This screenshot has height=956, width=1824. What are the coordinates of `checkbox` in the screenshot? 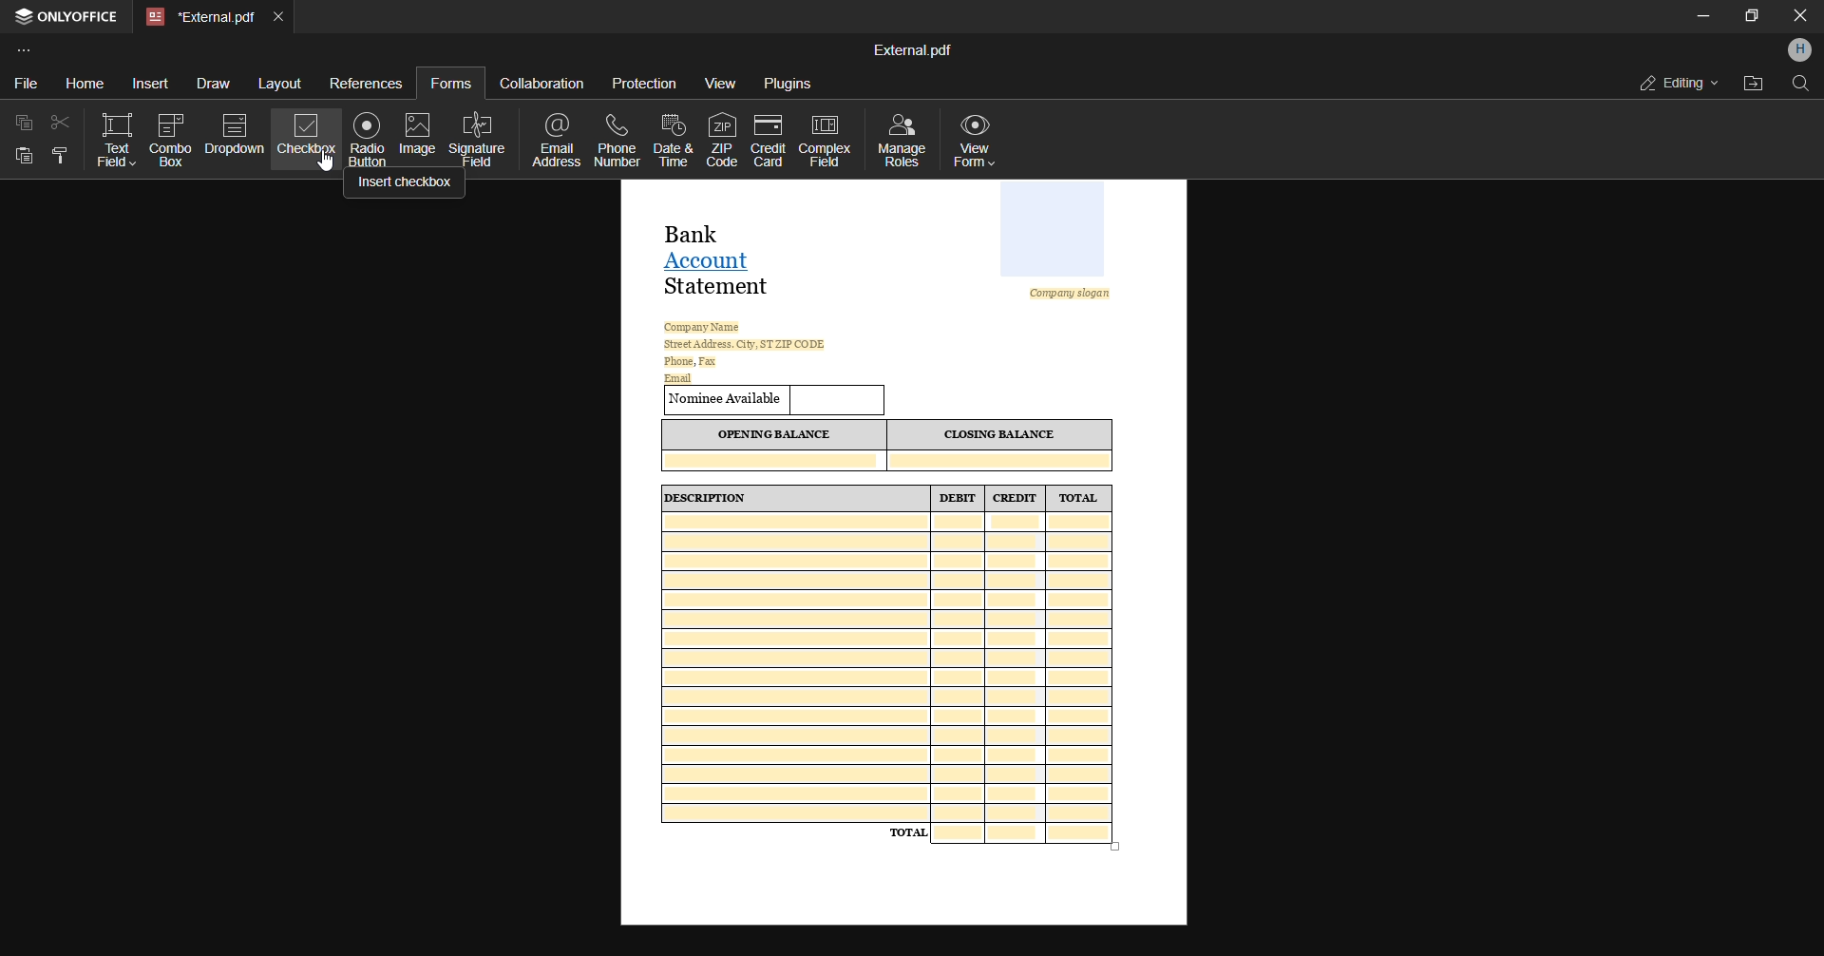 It's located at (305, 143).